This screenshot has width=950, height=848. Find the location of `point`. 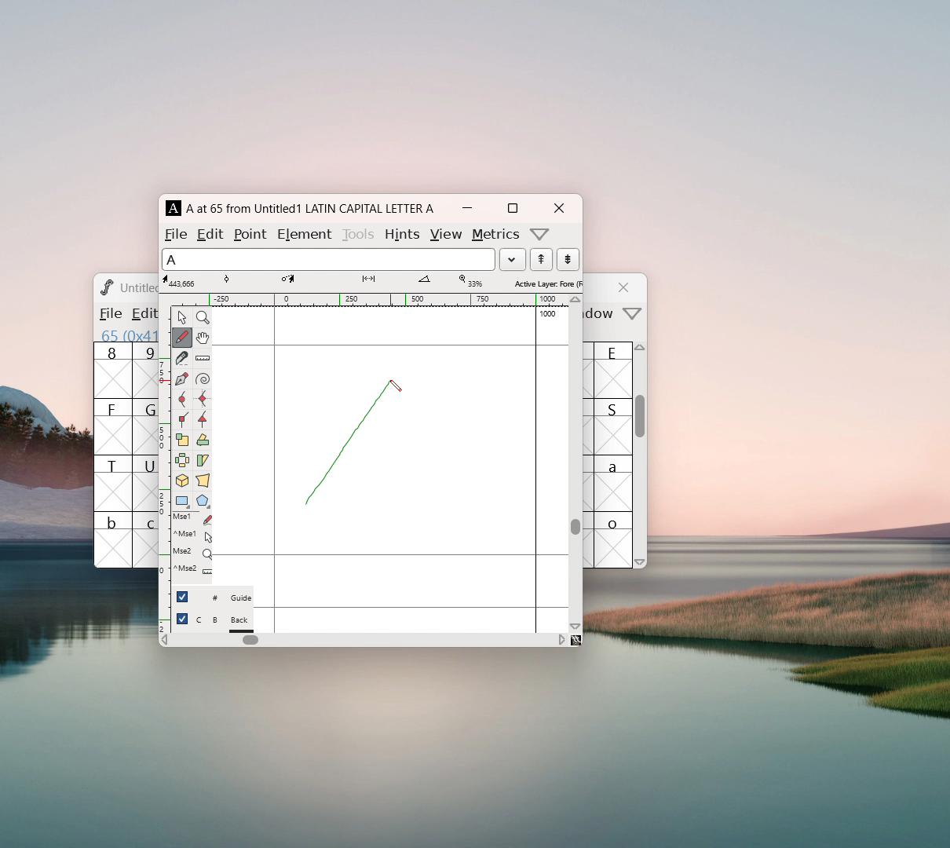

point is located at coordinates (252, 234).